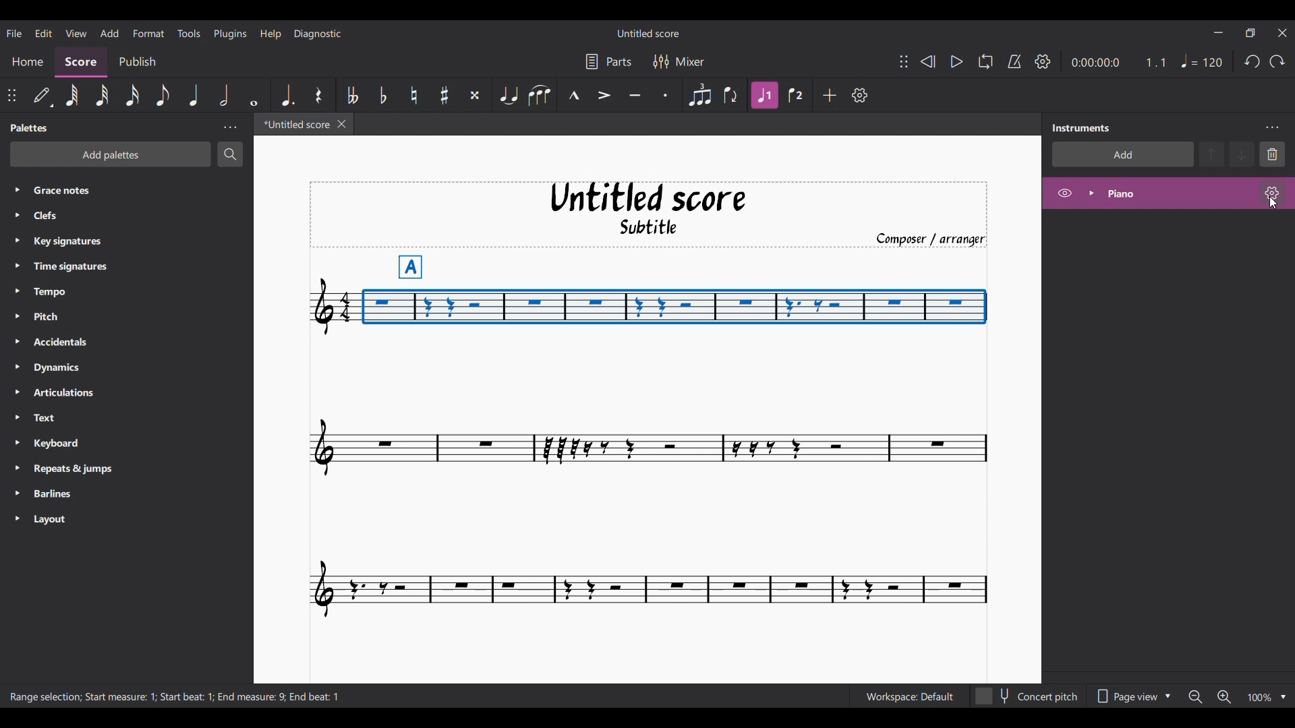 This screenshot has width=1295, height=728. What do you see at coordinates (1028, 696) in the screenshot?
I see `Toggle content pitch` at bounding box center [1028, 696].